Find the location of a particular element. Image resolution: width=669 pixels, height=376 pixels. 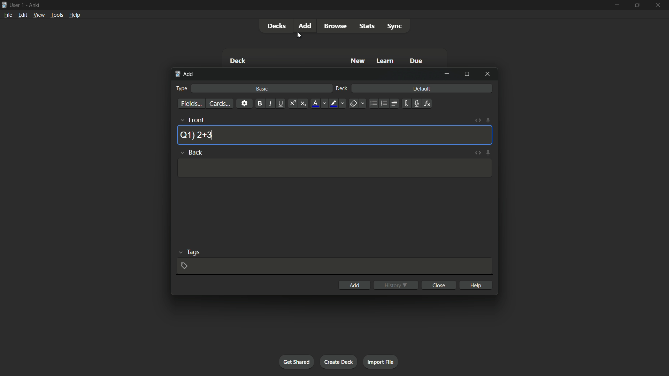

type is located at coordinates (181, 88).